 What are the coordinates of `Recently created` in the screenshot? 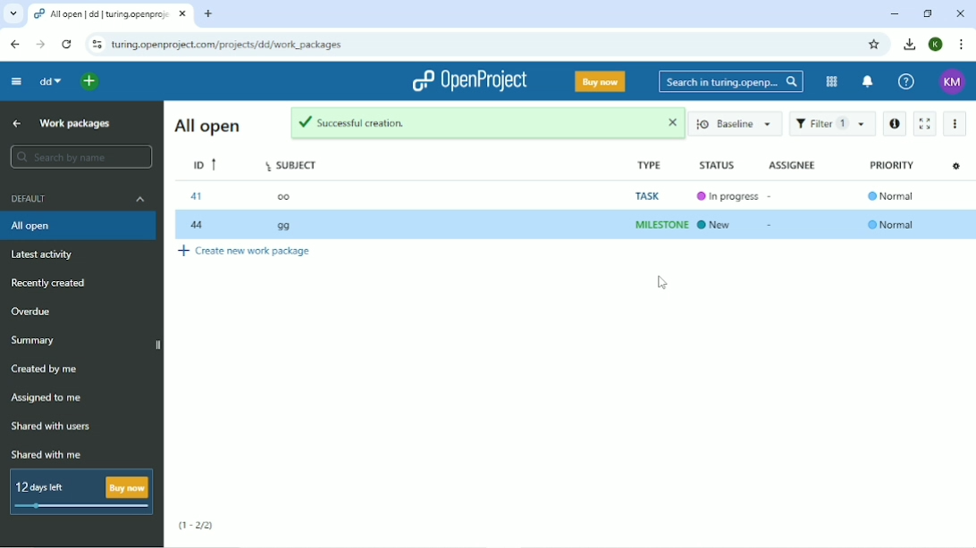 It's located at (55, 283).